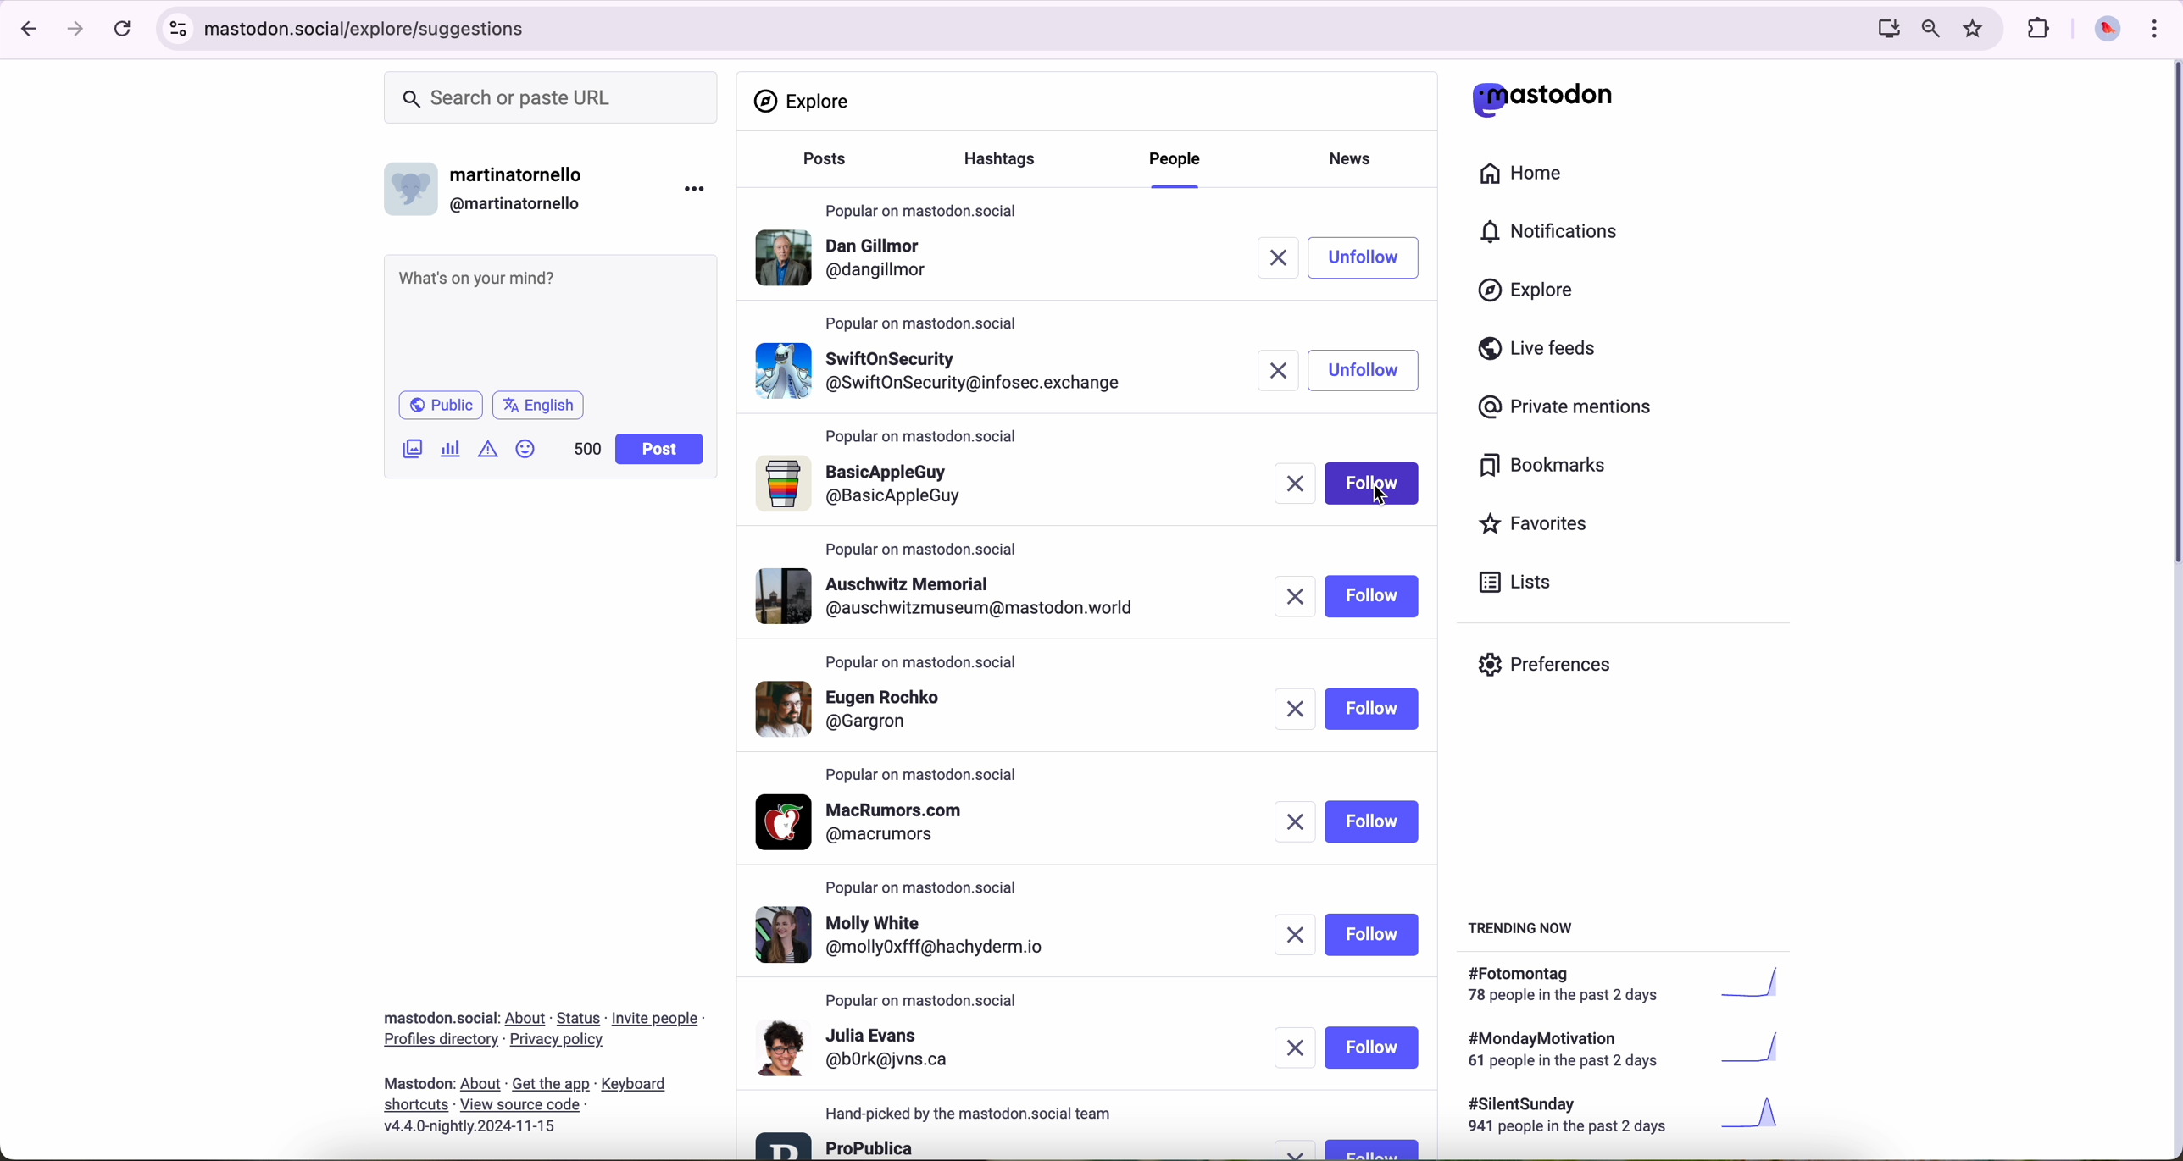 This screenshot has width=2183, height=1161. What do you see at coordinates (492, 185) in the screenshot?
I see `username` at bounding box center [492, 185].